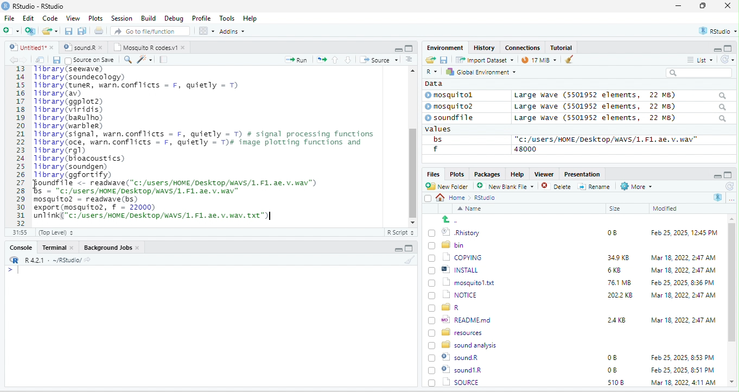 The height and width of the screenshot is (392, 739). Describe the element at coordinates (517, 173) in the screenshot. I see `Help` at that location.